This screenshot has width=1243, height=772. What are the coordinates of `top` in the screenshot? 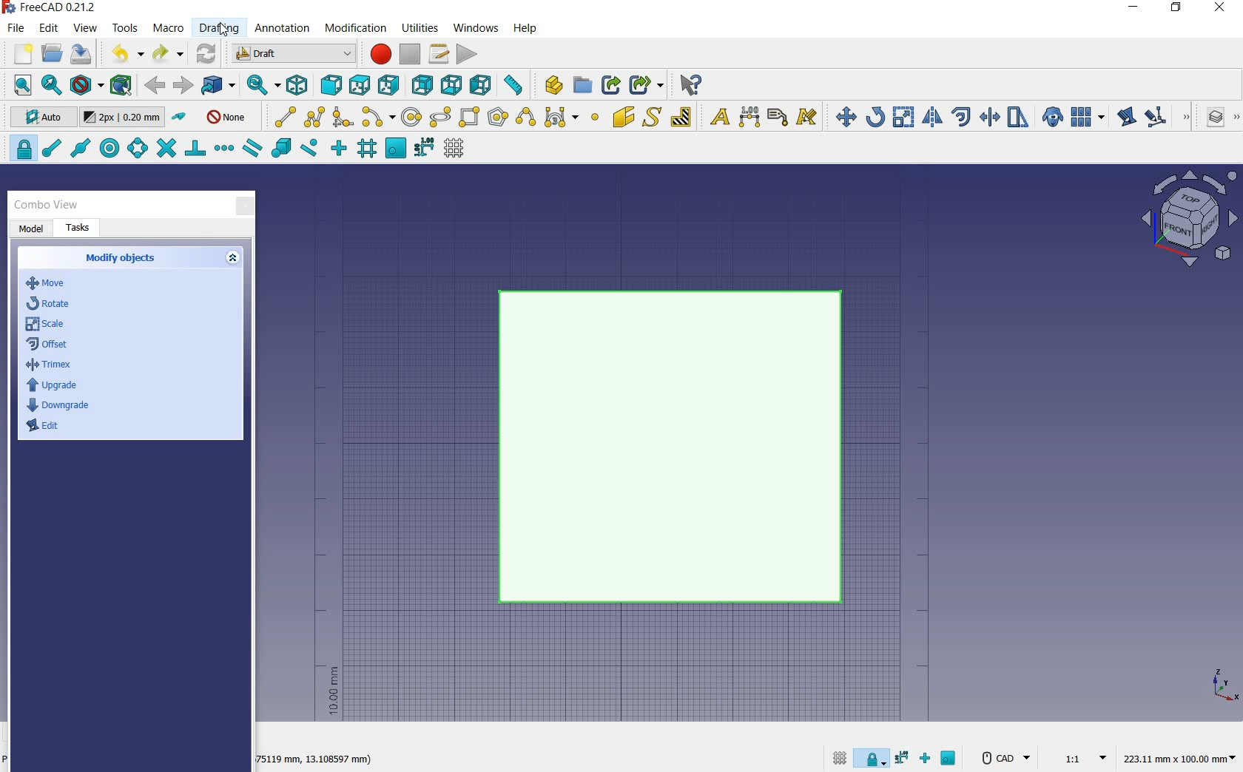 It's located at (360, 84).